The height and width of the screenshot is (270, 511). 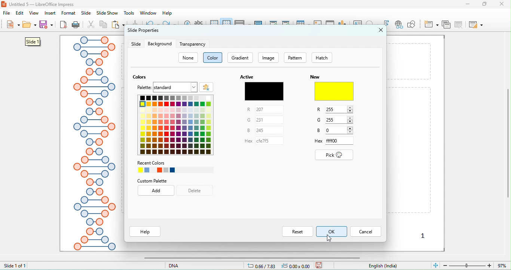 I want to click on spelling, so click(x=200, y=25).